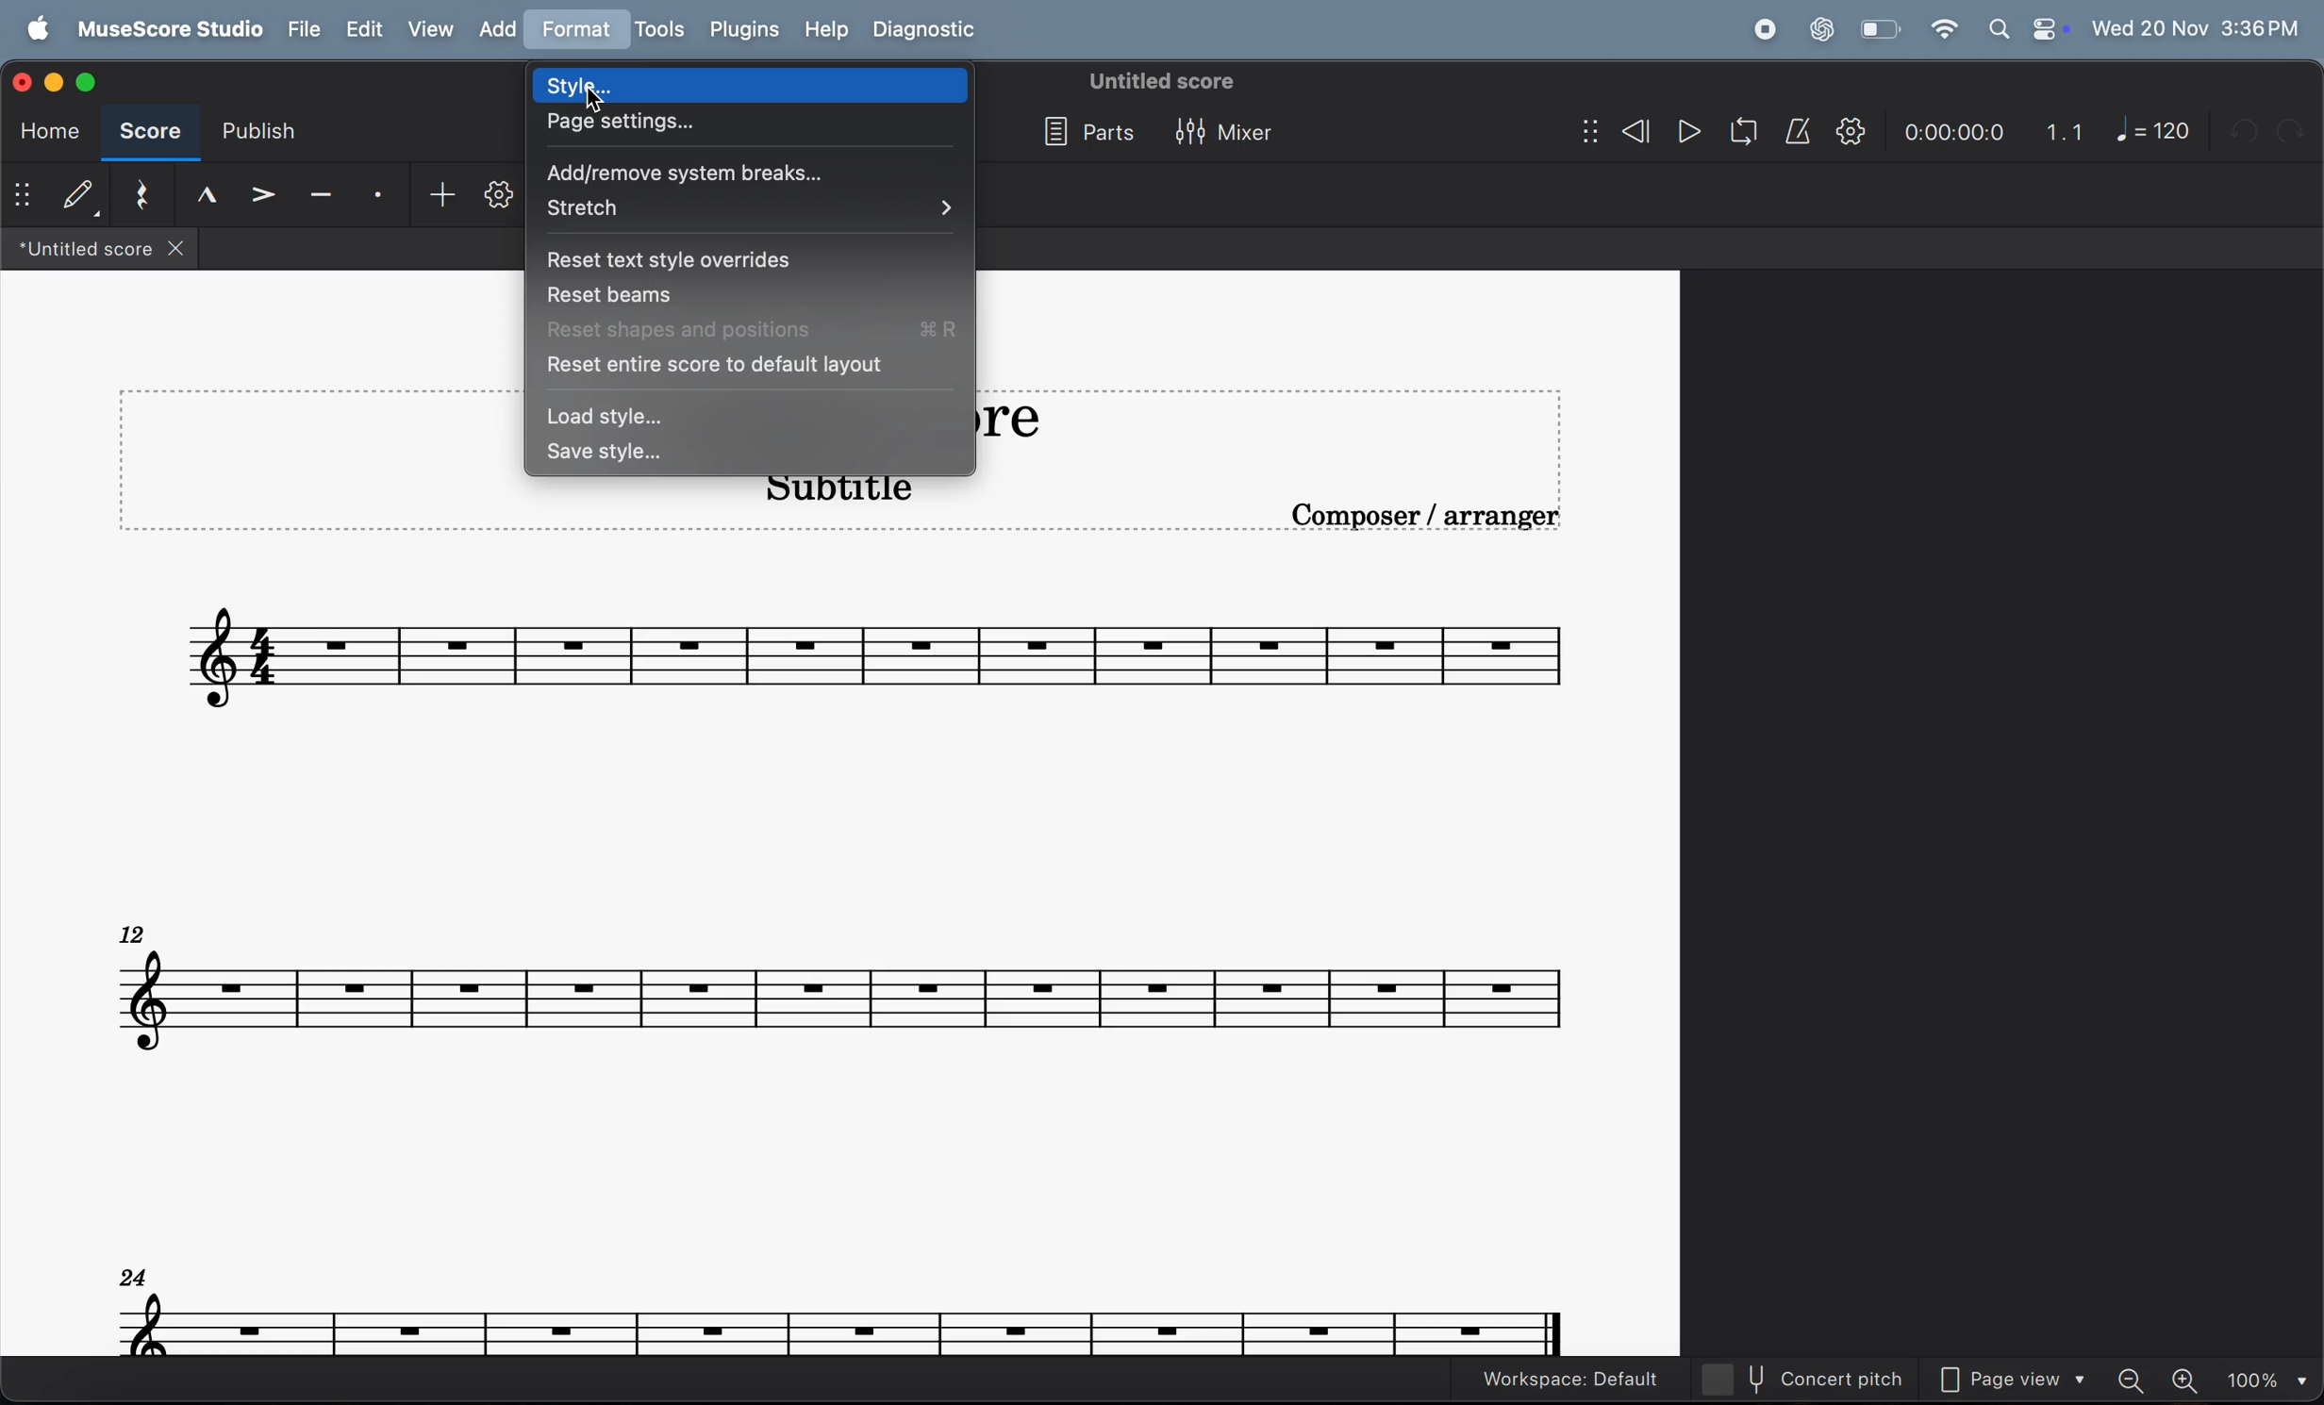 The width and height of the screenshot is (2324, 1405). I want to click on time frame, so click(1951, 134).